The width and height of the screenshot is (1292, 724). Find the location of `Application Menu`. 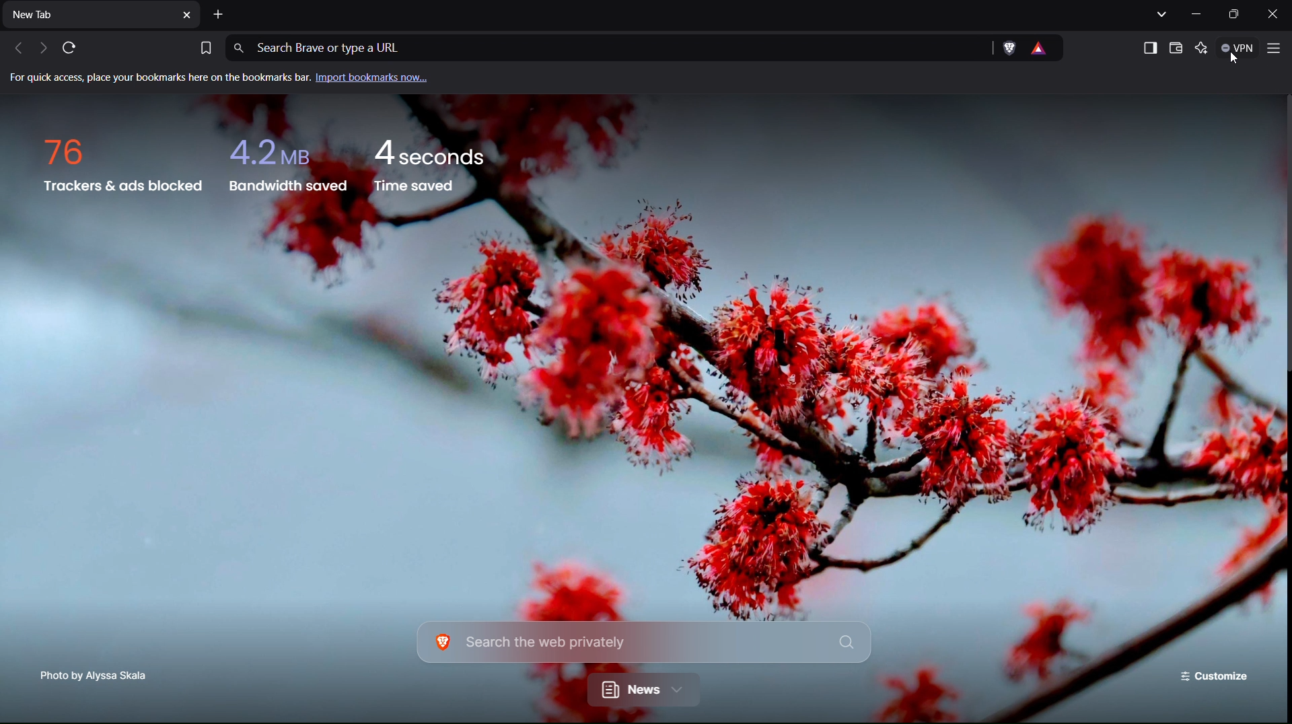

Application Menu is located at coordinates (1275, 50).